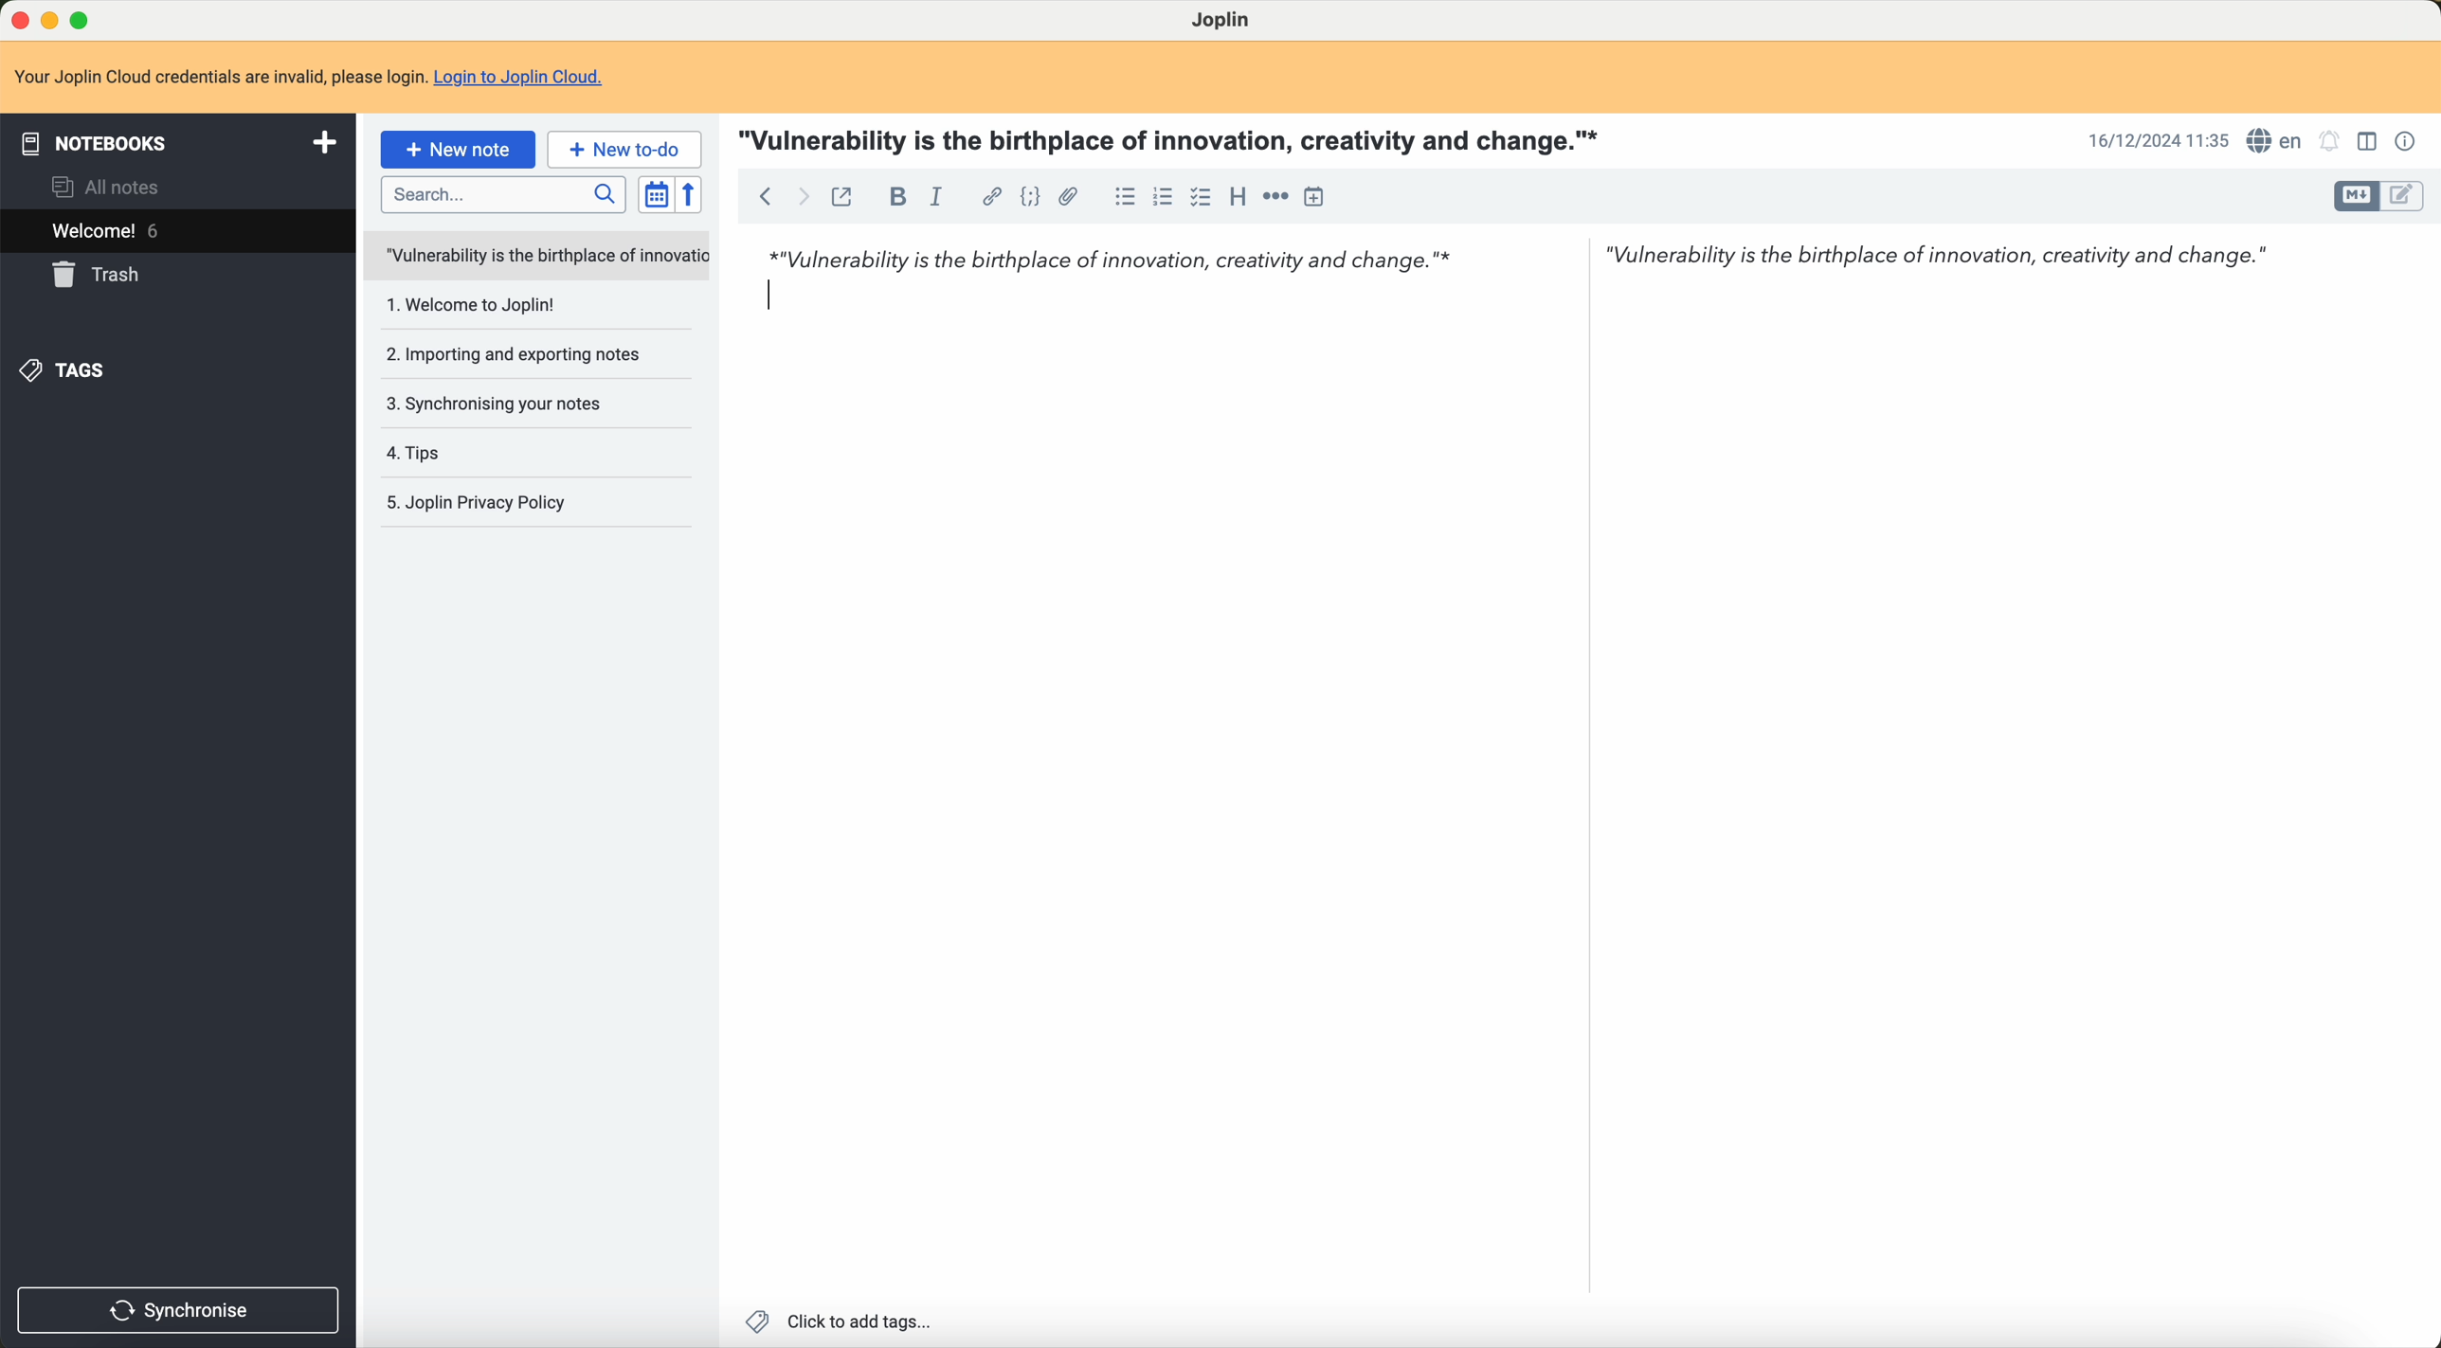  What do you see at coordinates (841, 1321) in the screenshot?
I see `click to add tags` at bounding box center [841, 1321].